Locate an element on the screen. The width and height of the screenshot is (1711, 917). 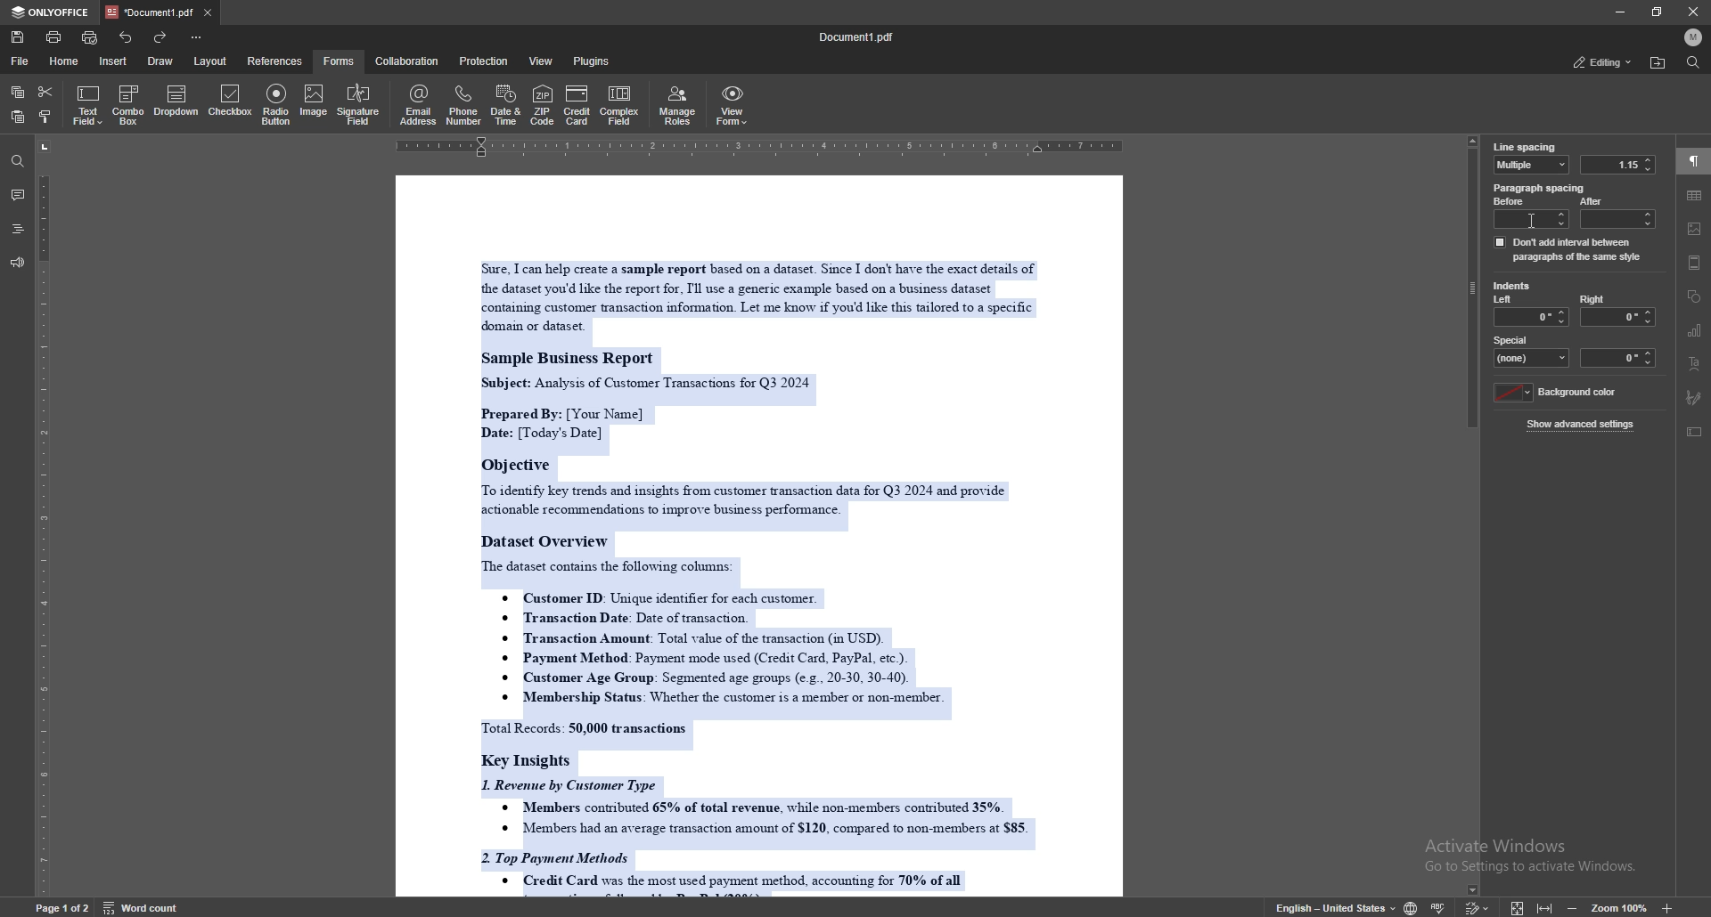
spell check is located at coordinates (1440, 905).